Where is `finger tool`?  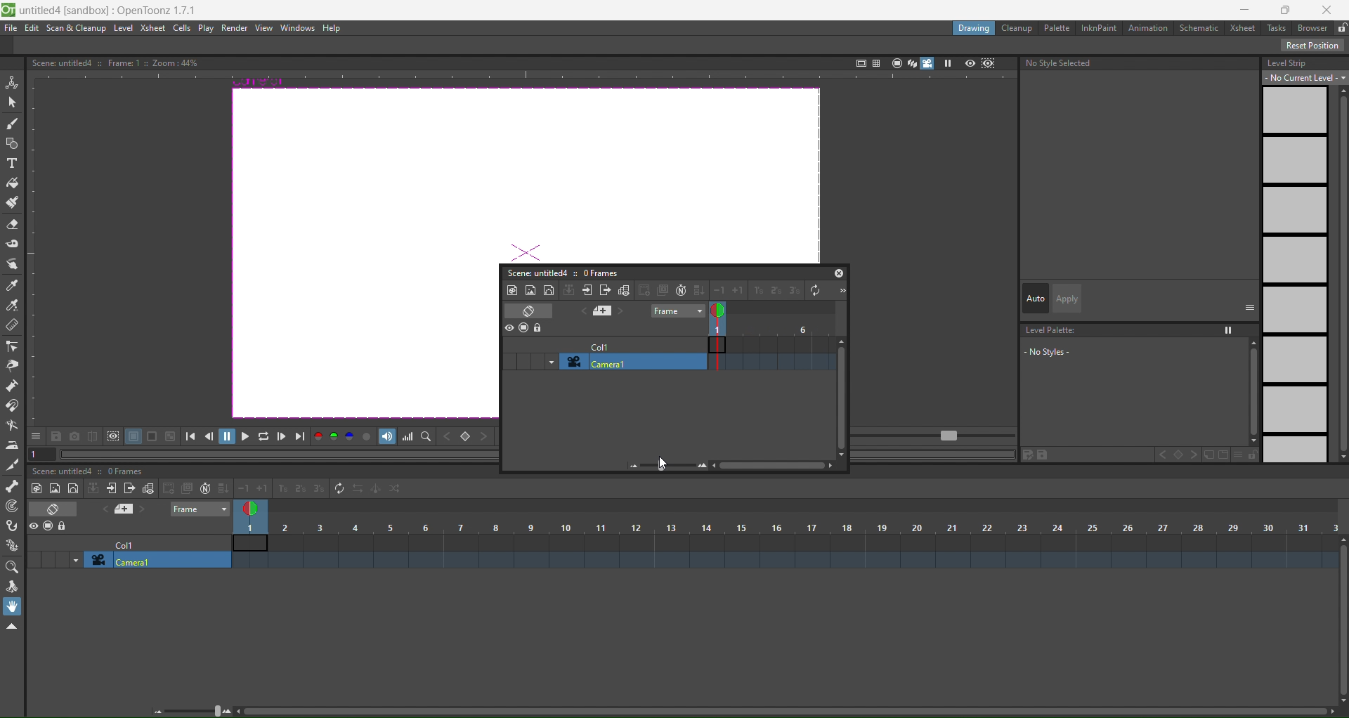
finger tool is located at coordinates (13, 266).